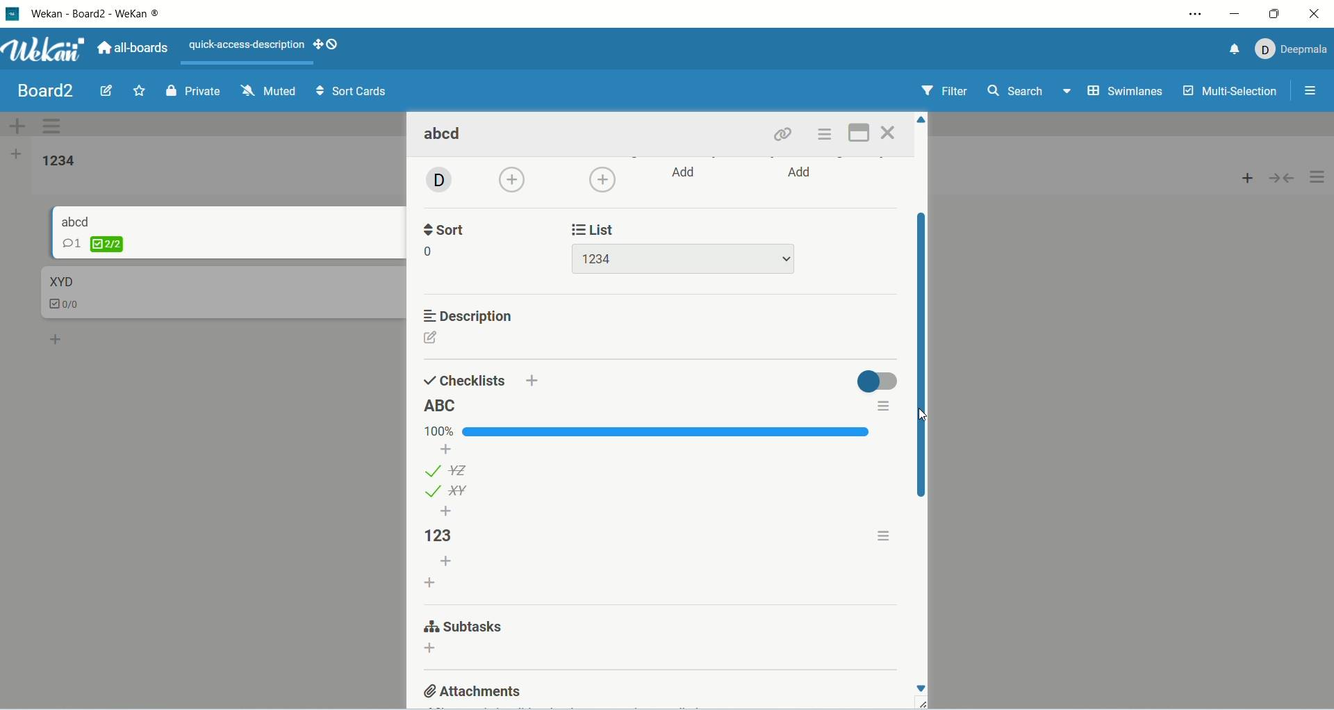 This screenshot has height=710, width=1334. What do you see at coordinates (1272, 14) in the screenshot?
I see `maximize` at bounding box center [1272, 14].